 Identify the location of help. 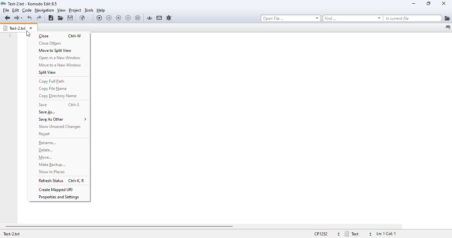
(101, 11).